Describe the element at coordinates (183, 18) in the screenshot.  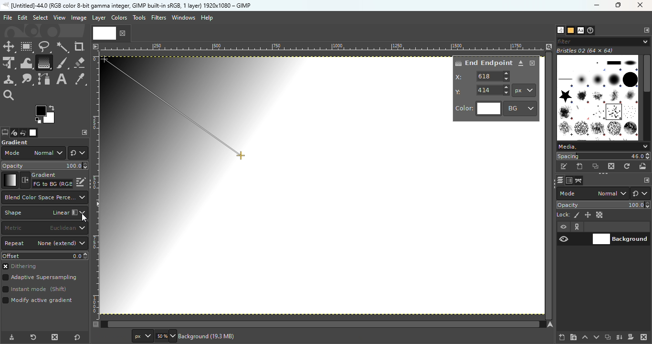
I see `Windows` at that location.